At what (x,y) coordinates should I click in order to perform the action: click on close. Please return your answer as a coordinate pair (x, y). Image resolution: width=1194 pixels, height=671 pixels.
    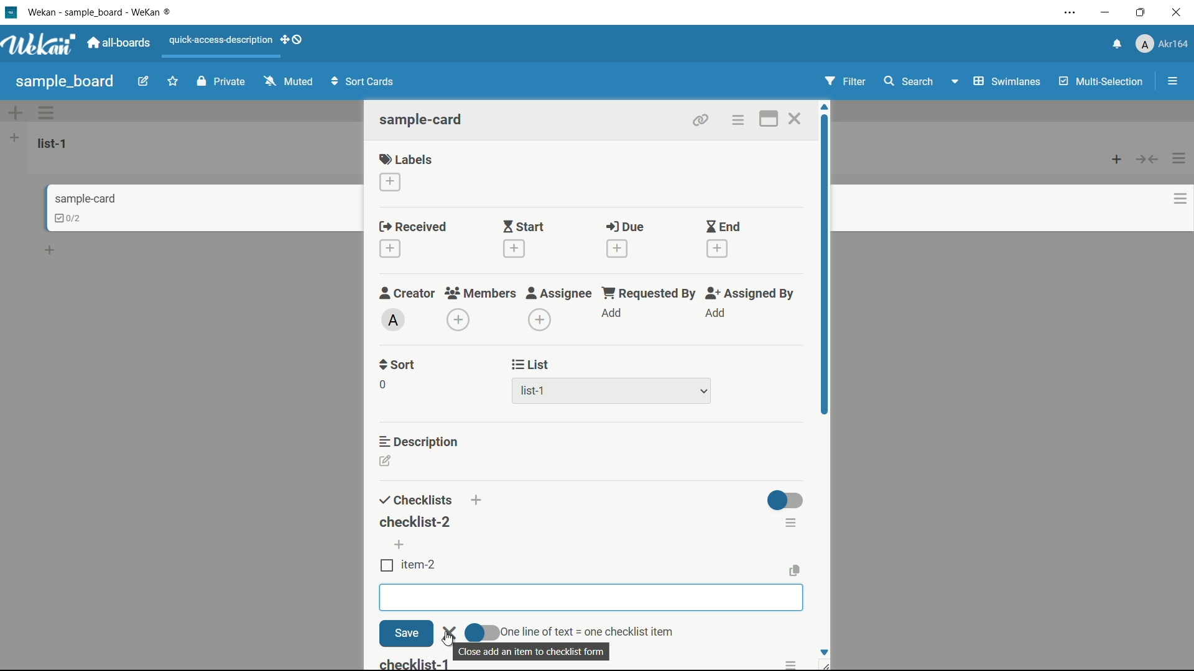
    Looking at the image, I should click on (450, 632).